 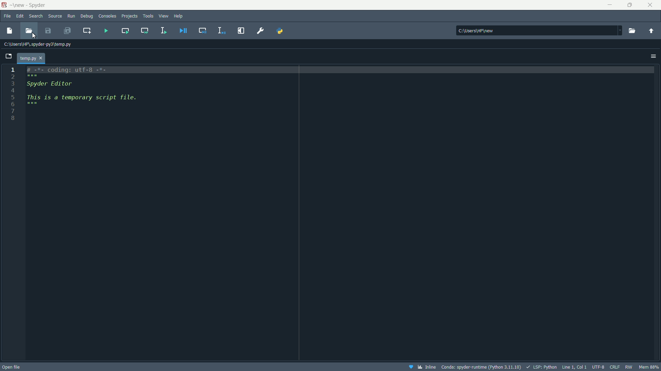 I want to click on PYTHONPATH manager, so click(x=280, y=32).